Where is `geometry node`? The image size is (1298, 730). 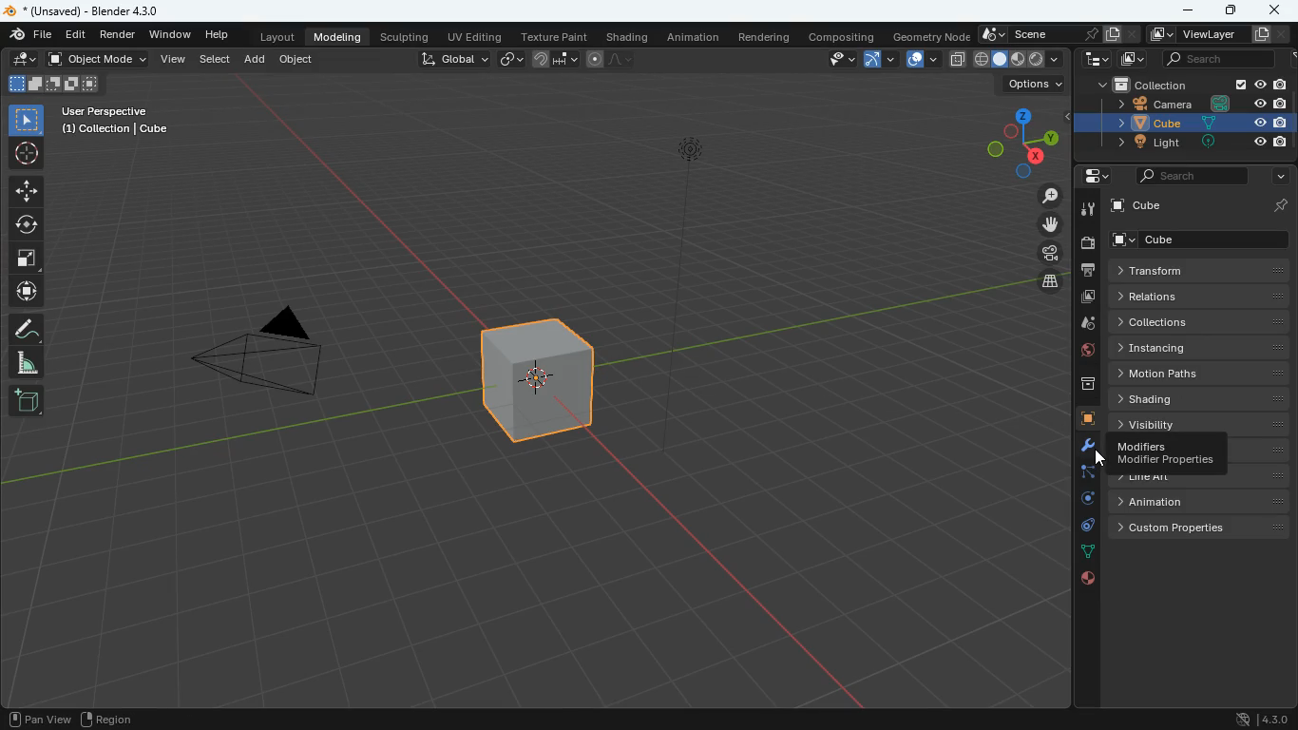 geometry node is located at coordinates (933, 36).